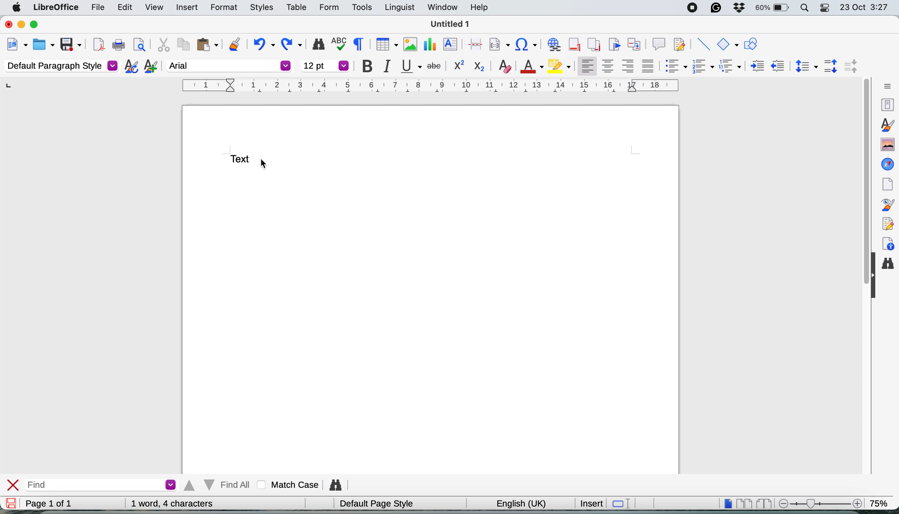 This screenshot has width=899, height=514. What do you see at coordinates (763, 503) in the screenshot?
I see `book view` at bounding box center [763, 503].